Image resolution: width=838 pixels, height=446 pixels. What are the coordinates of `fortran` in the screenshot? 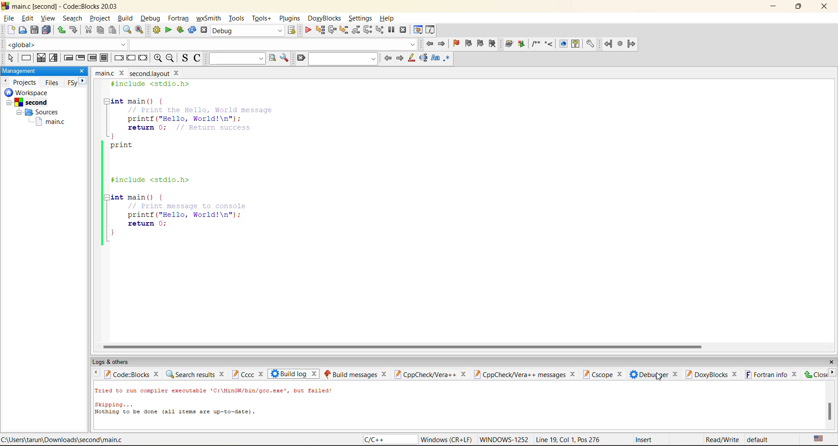 It's located at (620, 45).